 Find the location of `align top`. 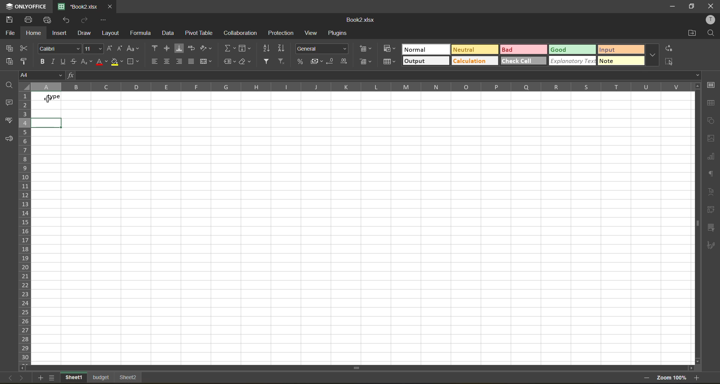

align top is located at coordinates (155, 48).